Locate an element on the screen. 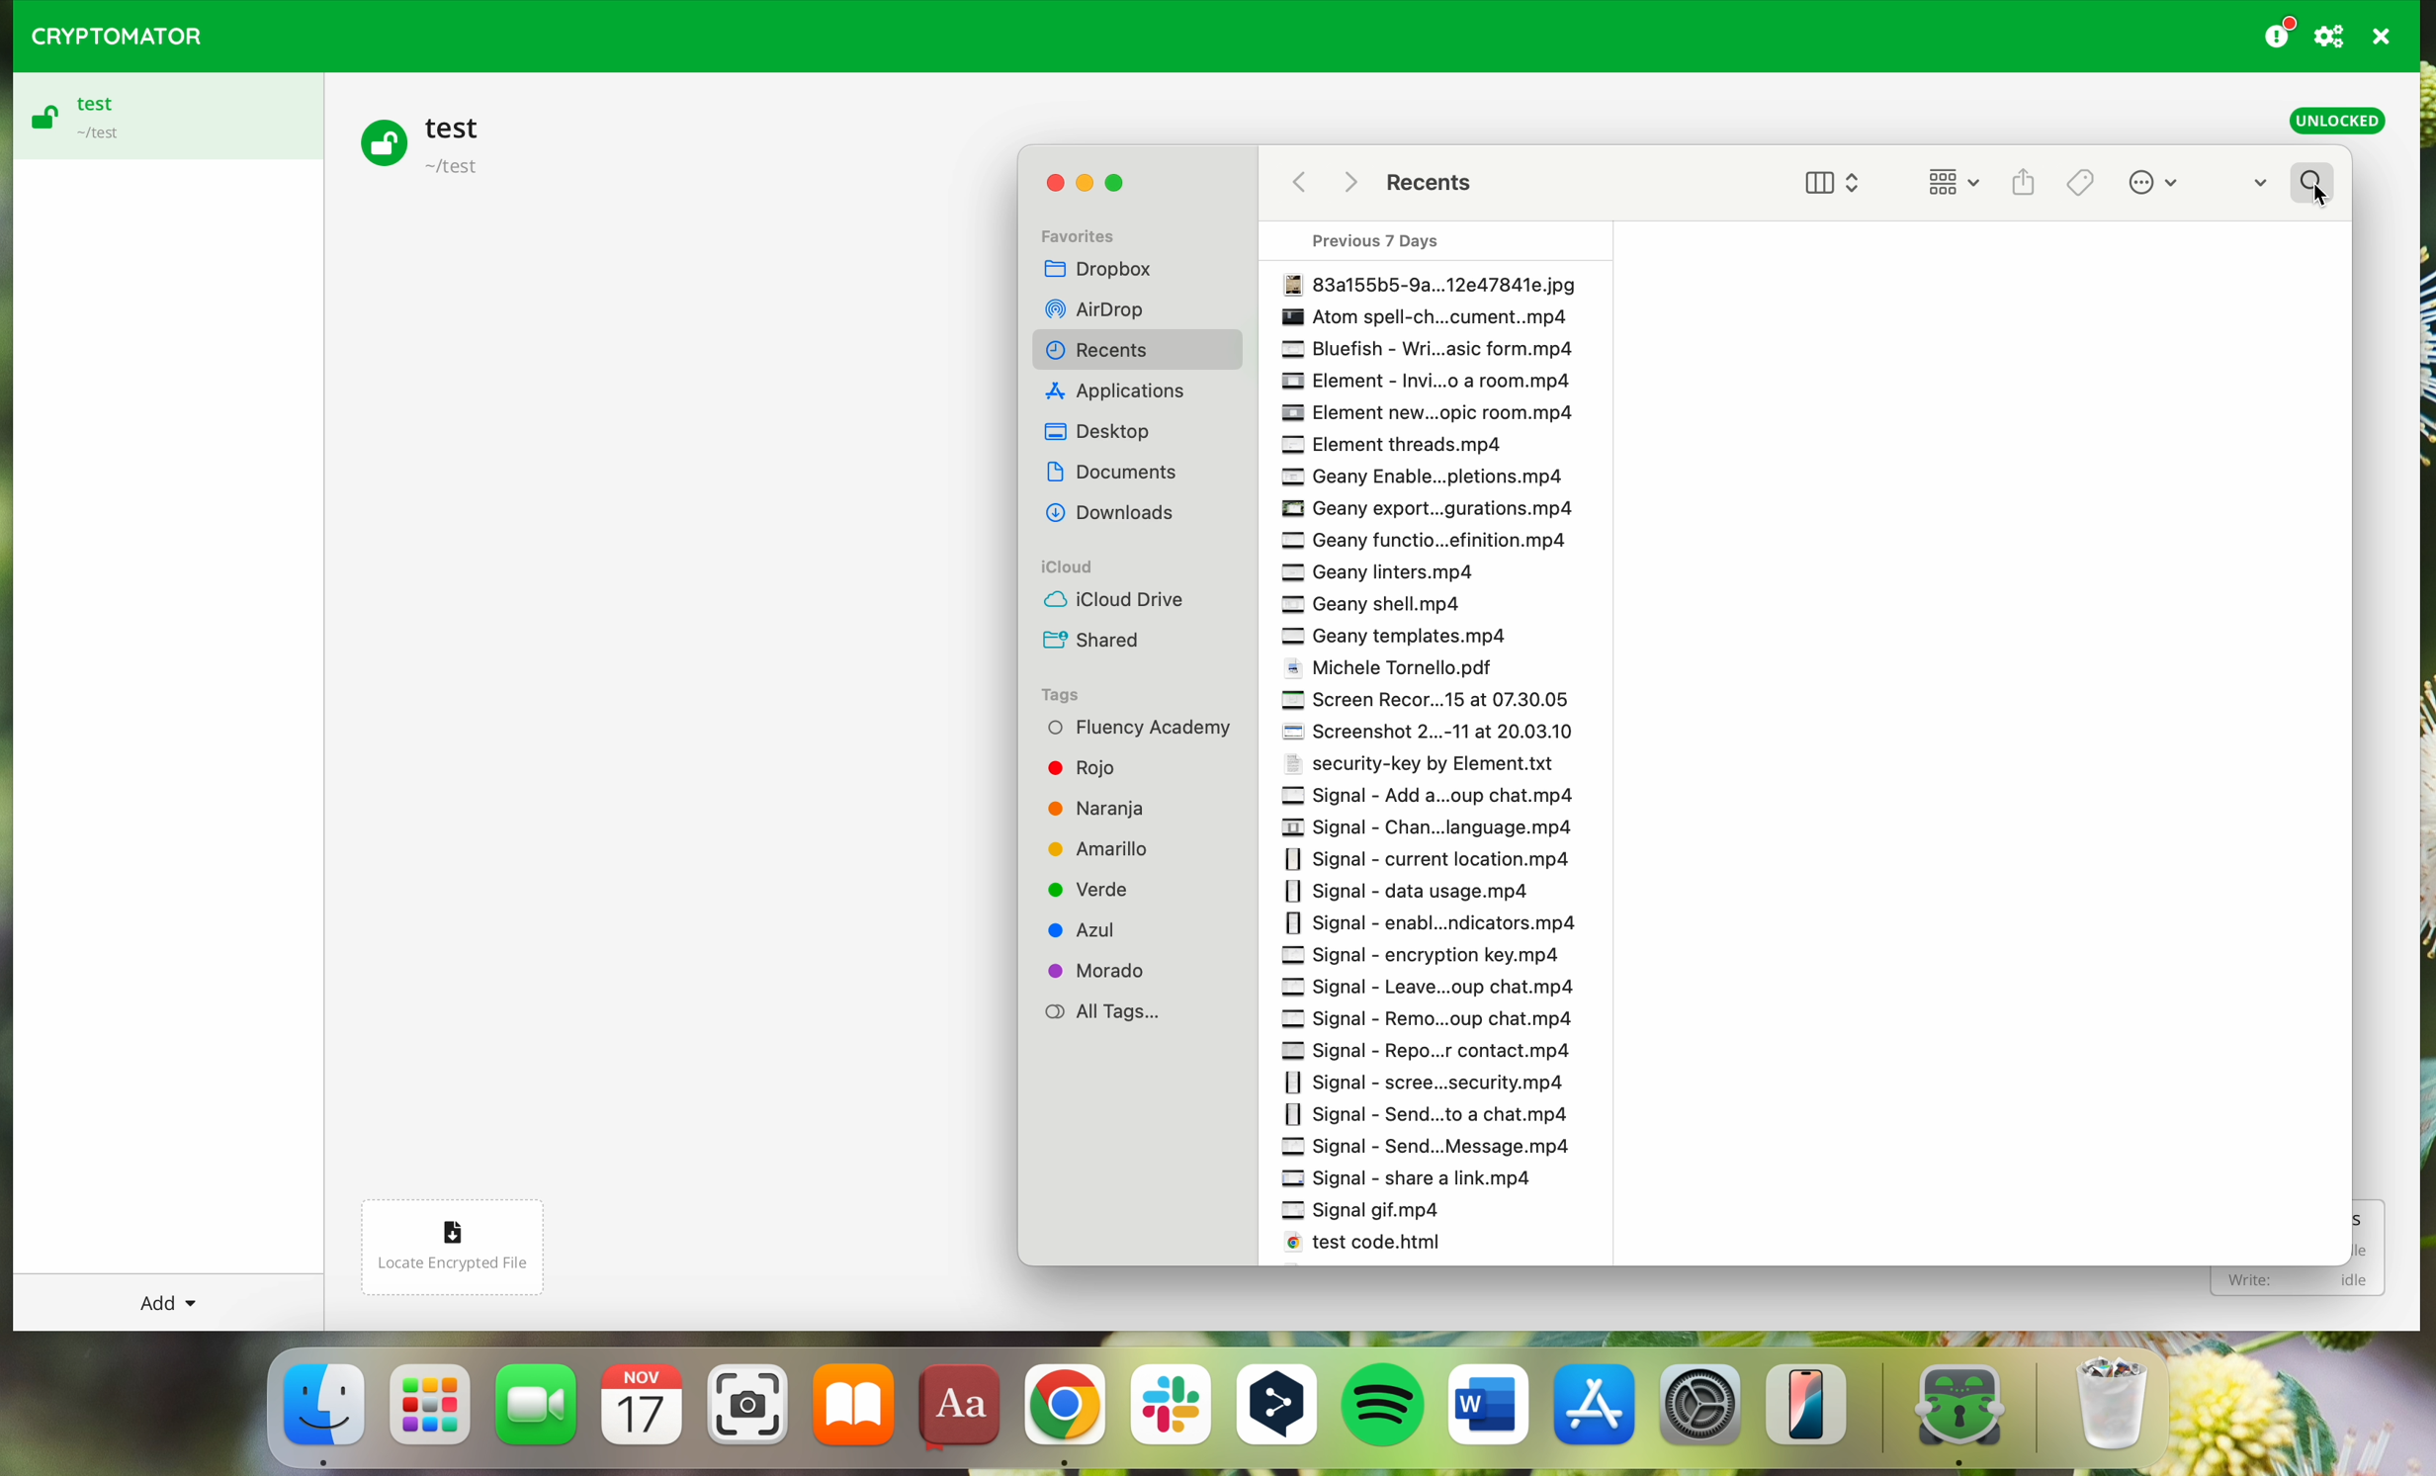 The width and height of the screenshot is (2436, 1476). test code html. is located at coordinates (1381, 1247).